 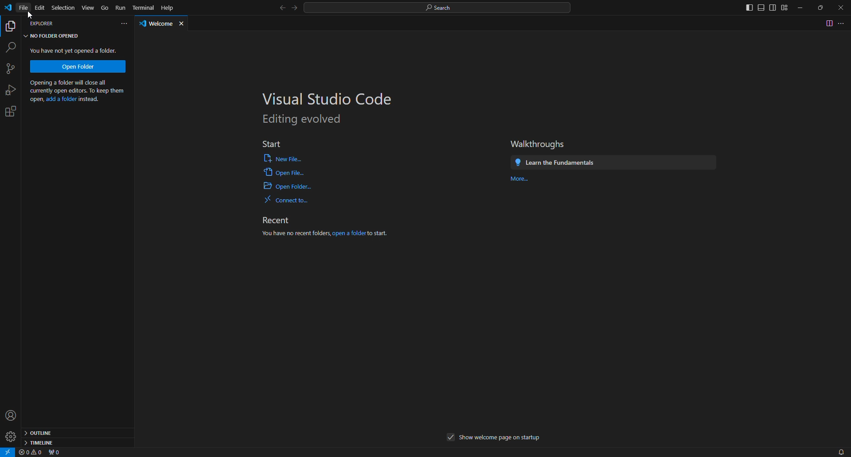 I want to click on add a folder, so click(x=61, y=100).